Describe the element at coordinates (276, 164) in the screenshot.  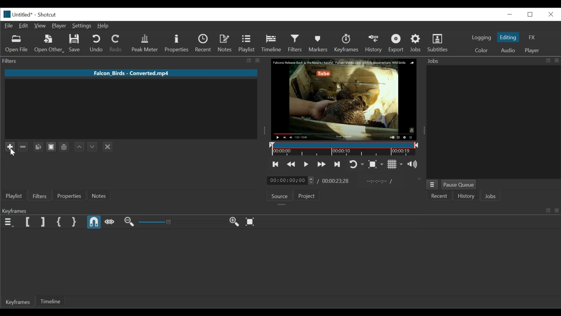
I see `Skip to the previous point` at that location.